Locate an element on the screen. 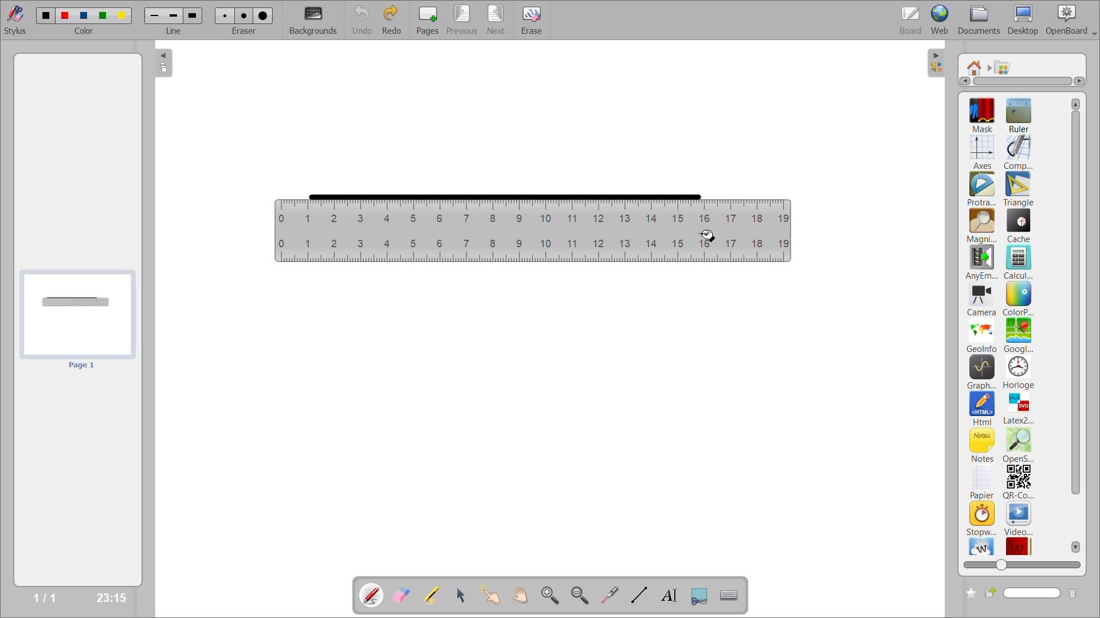  highlight is located at coordinates (435, 596).